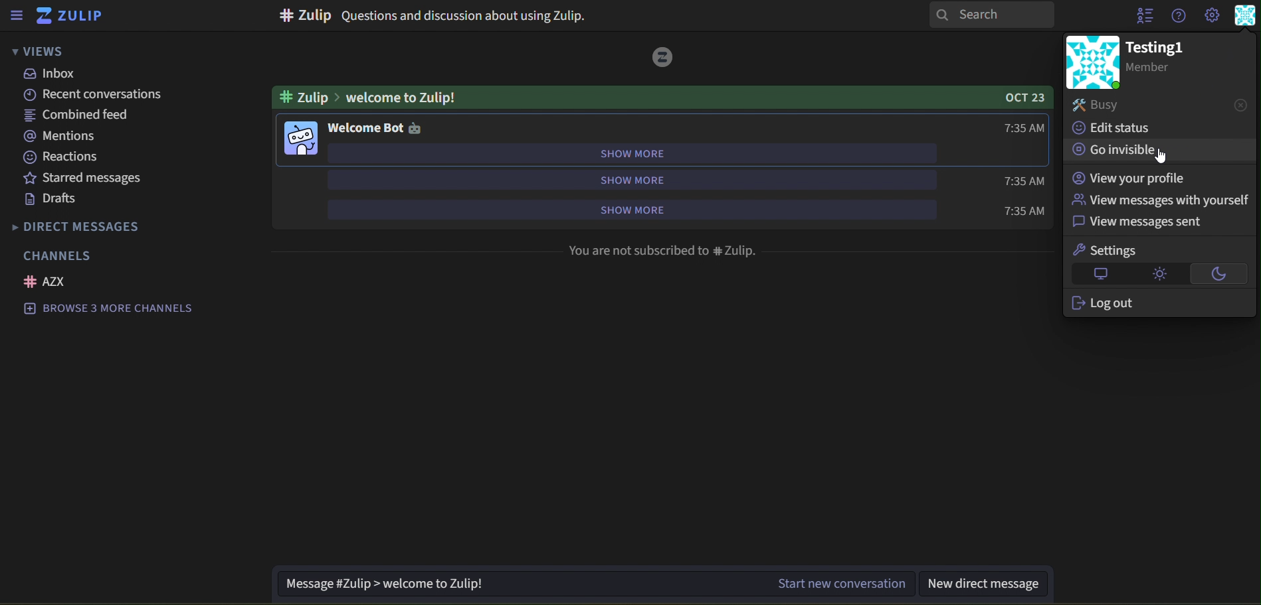 The image size is (1261, 605). What do you see at coordinates (64, 255) in the screenshot?
I see `channels` at bounding box center [64, 255].